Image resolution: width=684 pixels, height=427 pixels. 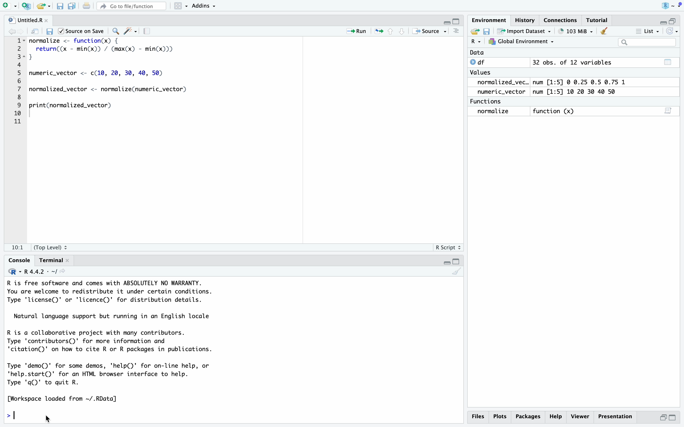 What do you see at coordinates (21, 30) in the screenshot?
I see `Go forward to the next source location (Ctrl + F10)` at bounding box center [21, 30].